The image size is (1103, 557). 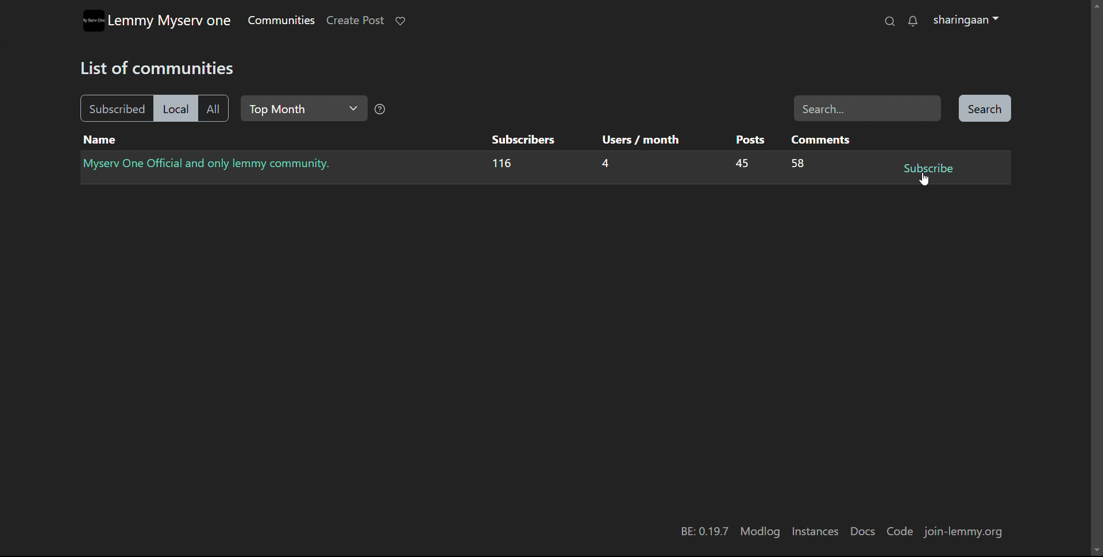 I want to click on cursor, so click(x=925, y=178).